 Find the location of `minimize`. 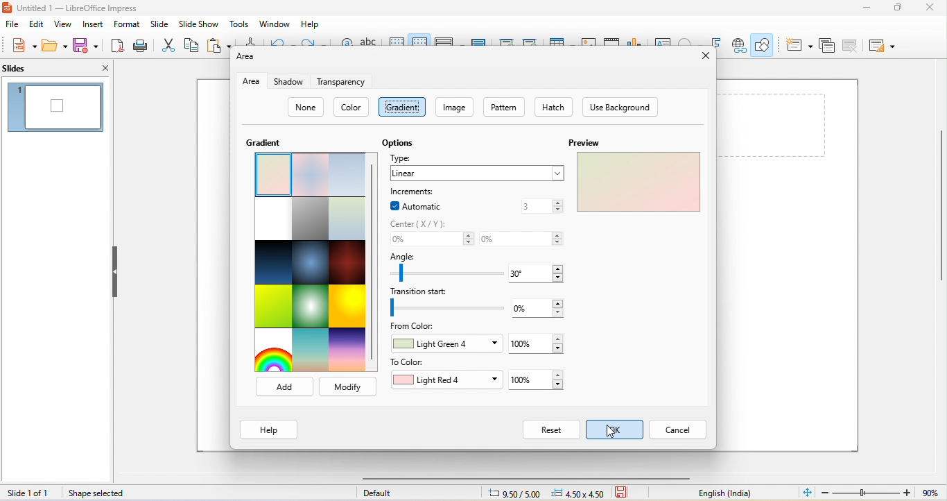

minimize is located at coordinates (863, 8).